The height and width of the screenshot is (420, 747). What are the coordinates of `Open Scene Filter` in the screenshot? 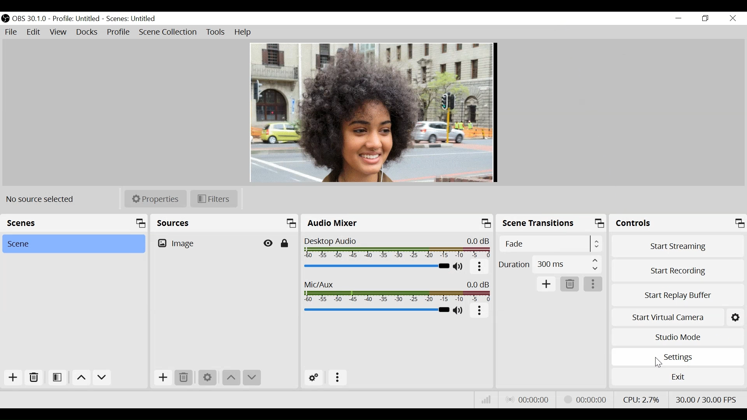 It's located at (57, 378).